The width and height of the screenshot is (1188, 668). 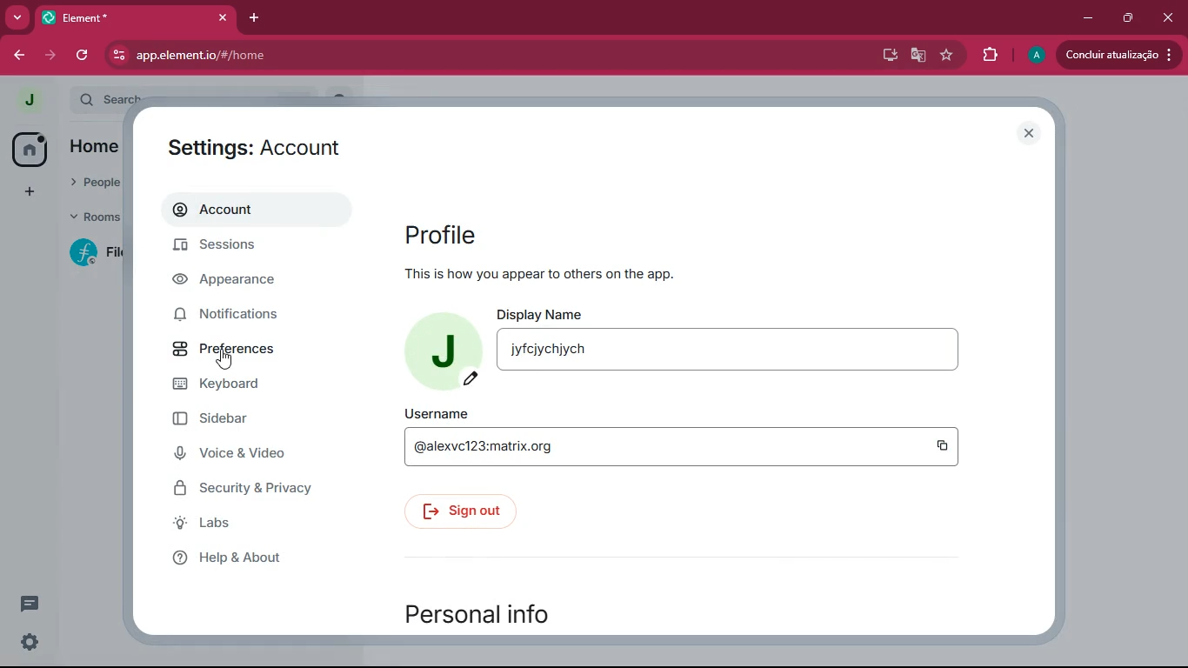 What do you see at coordinates (245, 558) in the screenshot?
I see `help` at bounding box center [245, 558].